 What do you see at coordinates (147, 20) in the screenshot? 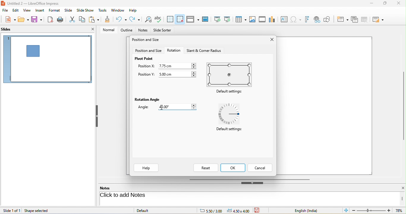
I see `find and replace` at bounding box center [147, 20].